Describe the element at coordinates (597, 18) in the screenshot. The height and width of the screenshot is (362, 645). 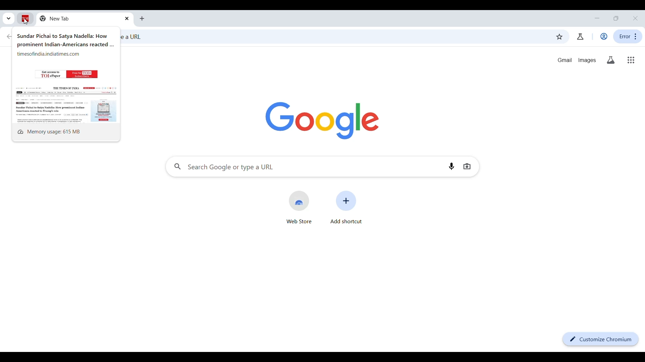
I see `Minimize` at that location.